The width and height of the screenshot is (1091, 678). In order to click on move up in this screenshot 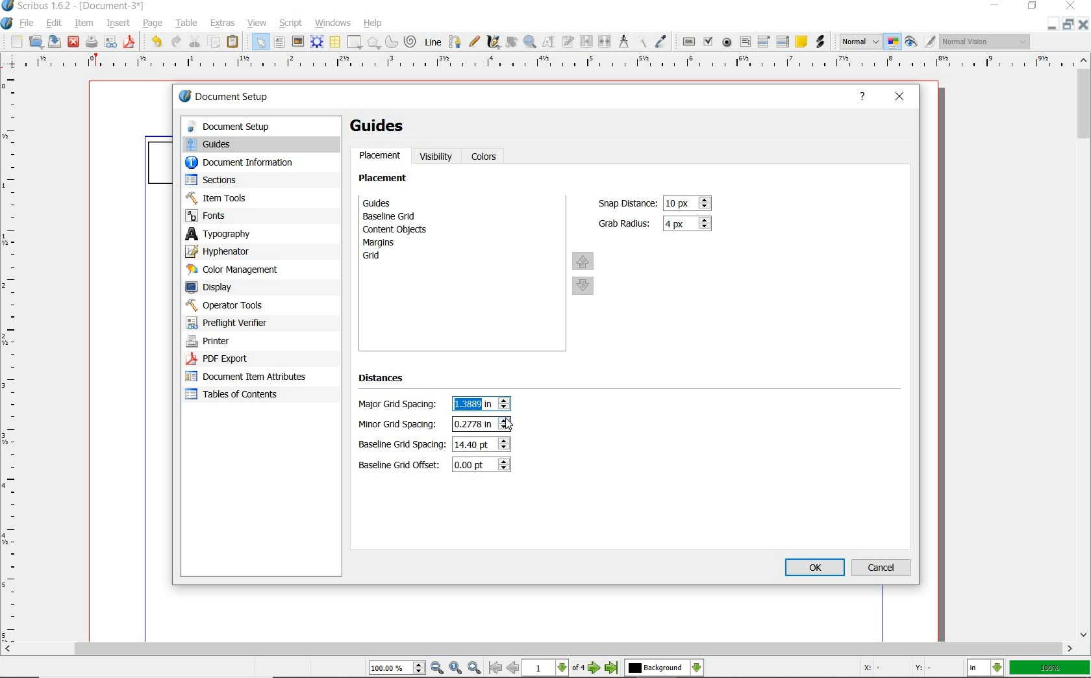, I will do `click(583, 260)`.